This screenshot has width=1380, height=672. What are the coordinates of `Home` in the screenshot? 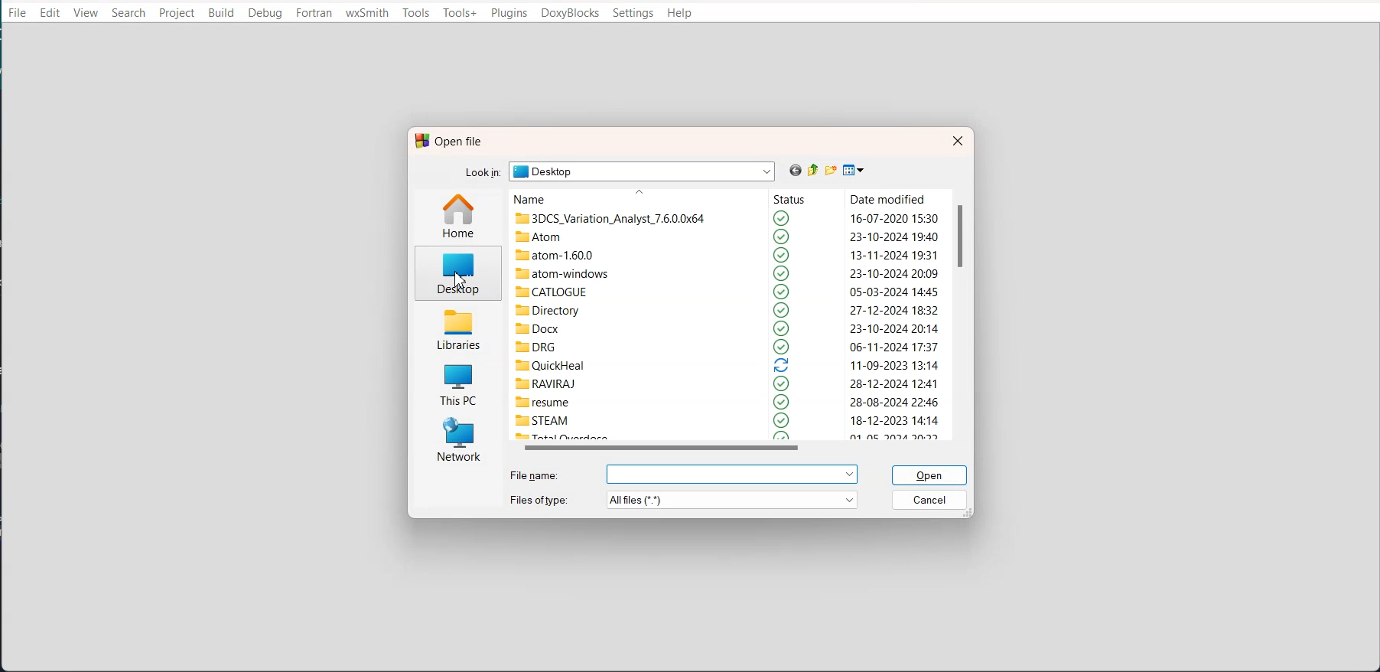 It's located at (461, 215).